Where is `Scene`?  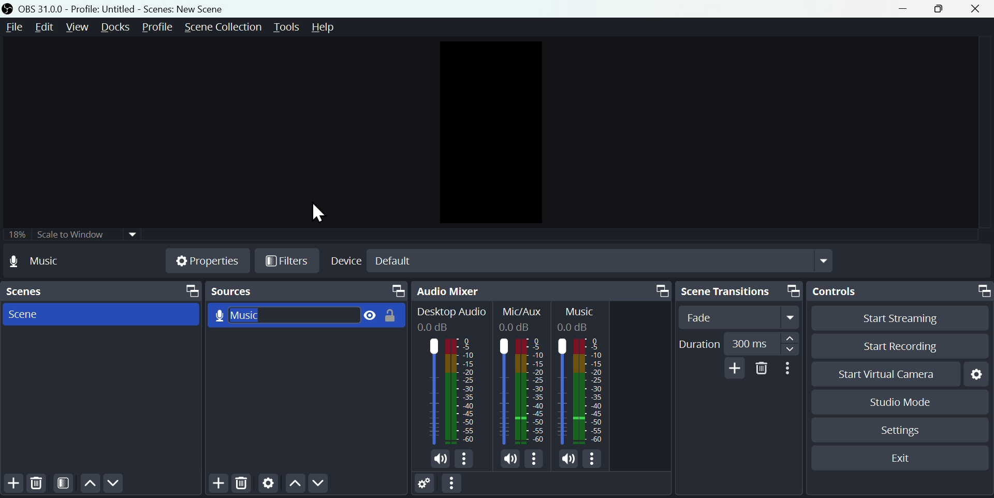
Scene is located at coordinates (29, 315).